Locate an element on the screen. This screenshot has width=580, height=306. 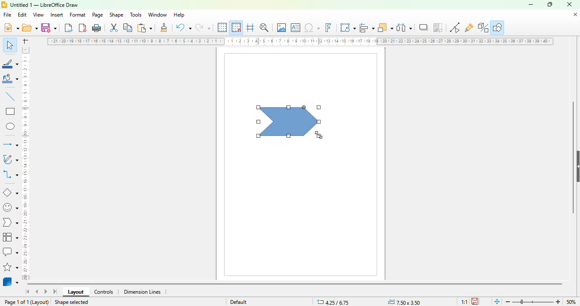
block arrows is located at coordinates (10, 223).